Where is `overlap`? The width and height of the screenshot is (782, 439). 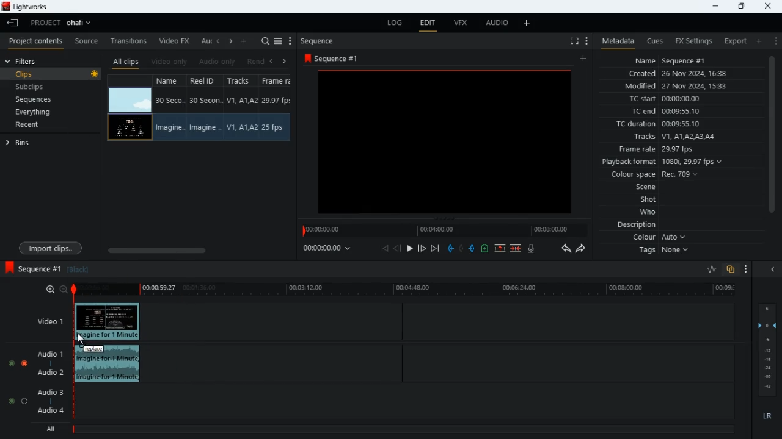
overlap is located at coordinates (729, 269).